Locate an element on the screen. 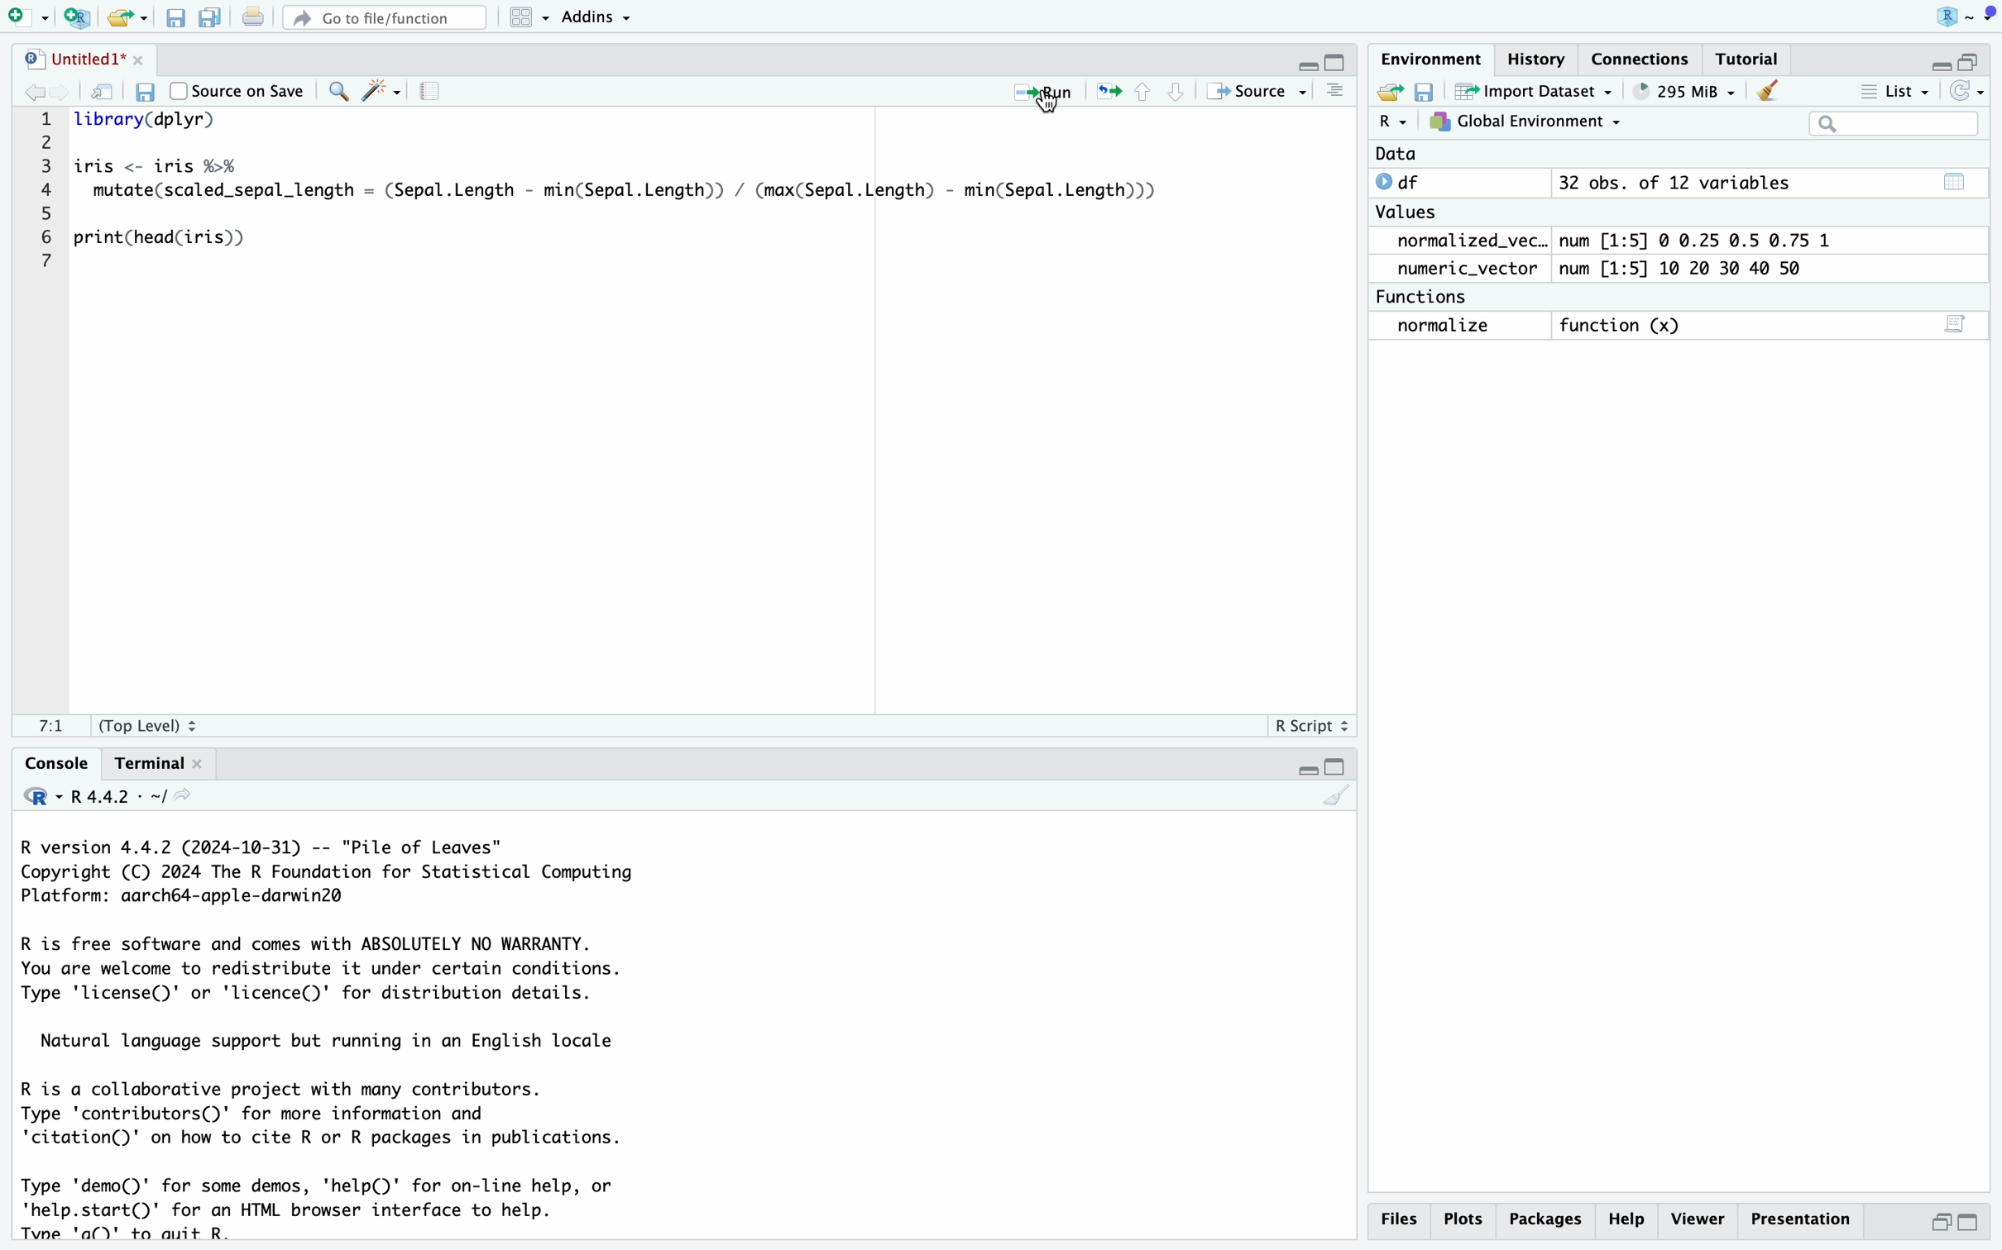 The width and height of the screenshot is (2002, 1250). Code is located at coordinates (340, 1037).